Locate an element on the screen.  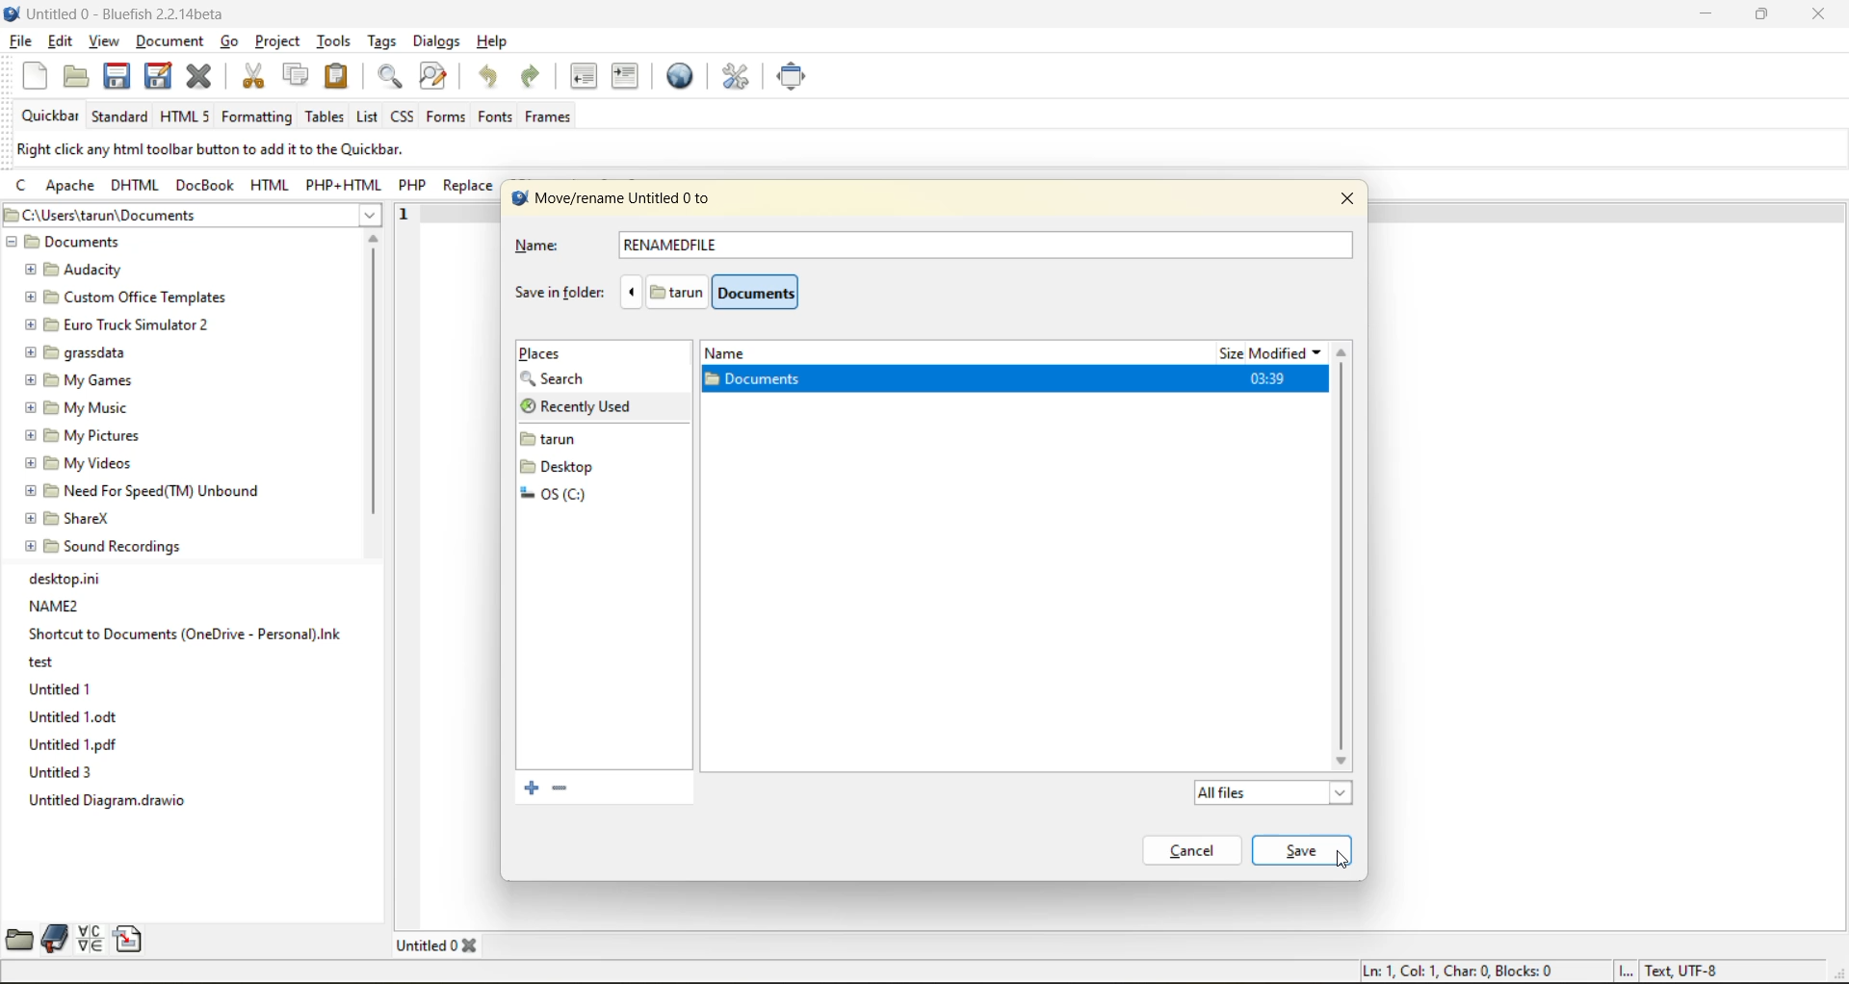
apache is located at coordinates (75, 187).